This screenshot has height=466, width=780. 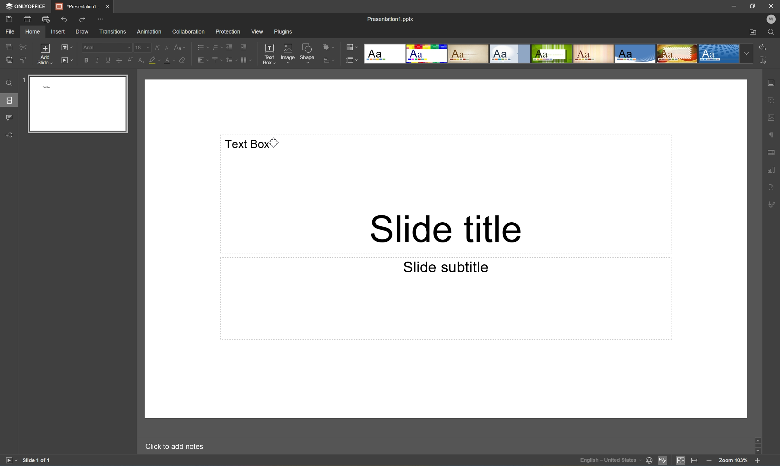 I want to click on Increment font size, so click(x=156, y=48).